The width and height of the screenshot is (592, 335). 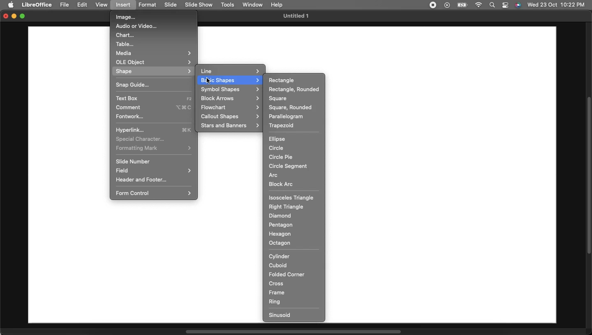 I want to click on Sinusoid, so click(x=281, y=315).